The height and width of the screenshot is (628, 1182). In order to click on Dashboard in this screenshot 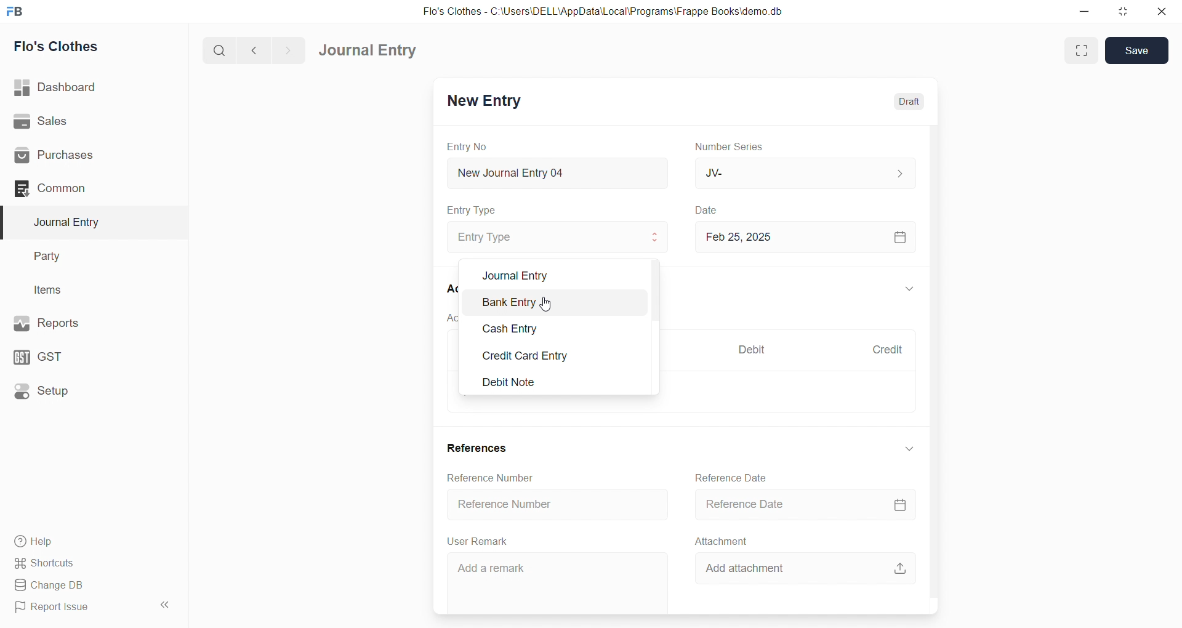, I will do `click(90, 87)`.